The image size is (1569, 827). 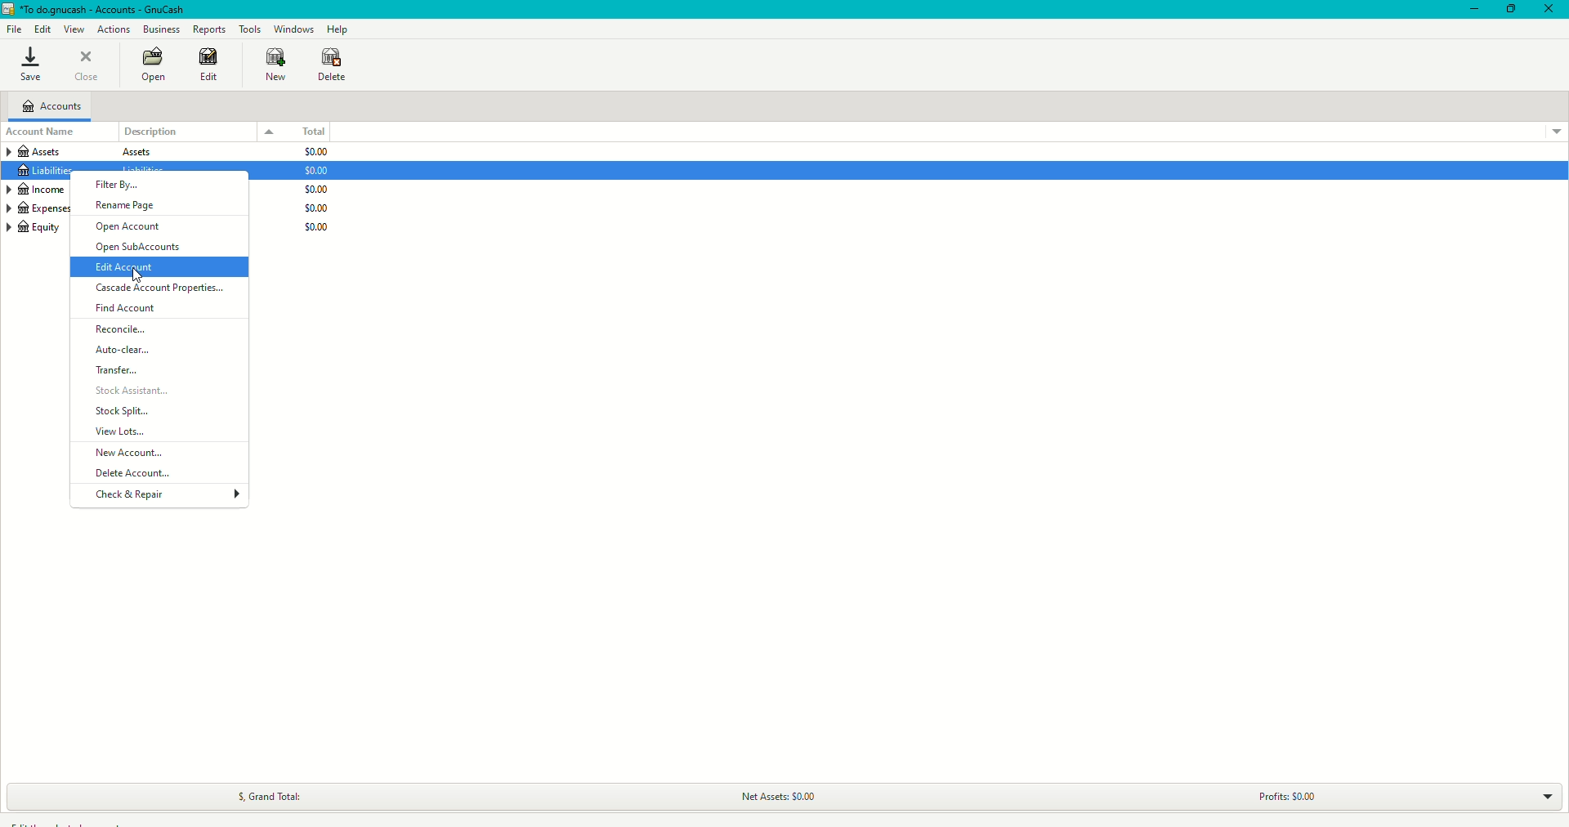 I want to click on Check and Repair, so click(x=133, y=496).